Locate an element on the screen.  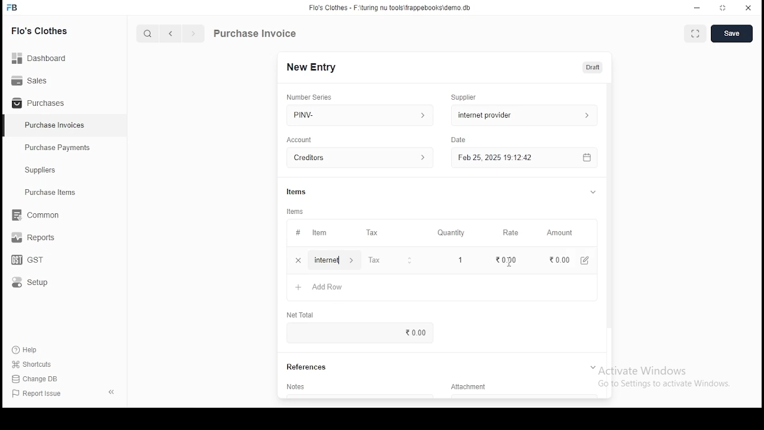
add row is located at coordinates (329, 260).